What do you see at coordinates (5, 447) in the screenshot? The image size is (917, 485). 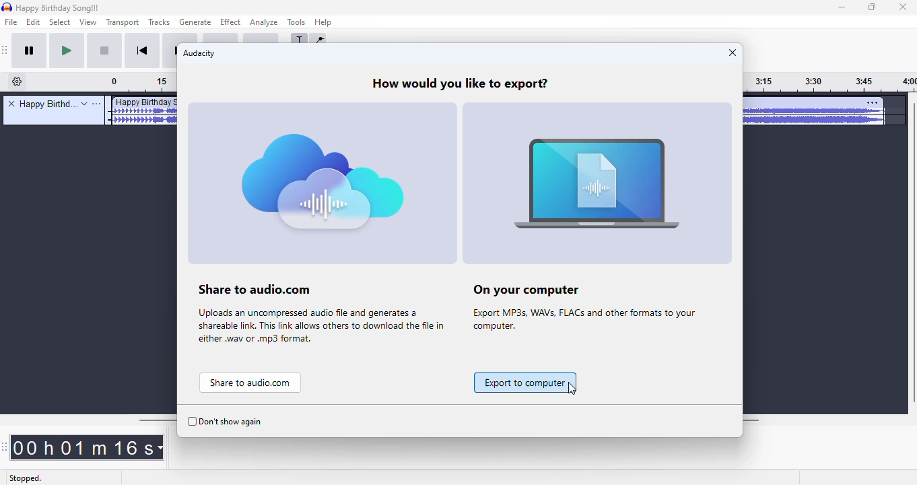 I see `audacity time toolbar` at bounding box center [5, 447].